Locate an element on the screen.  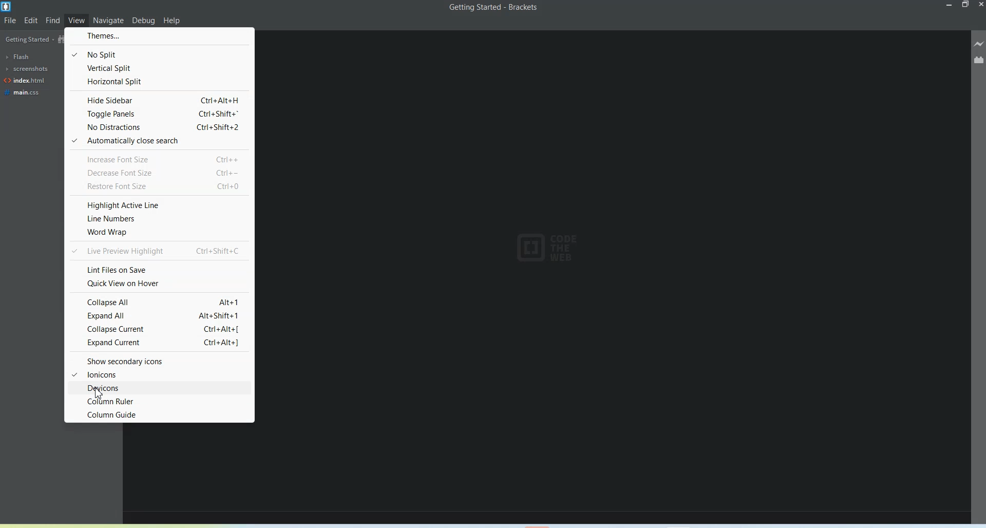
Devicons is located at coordinates (159, 387).